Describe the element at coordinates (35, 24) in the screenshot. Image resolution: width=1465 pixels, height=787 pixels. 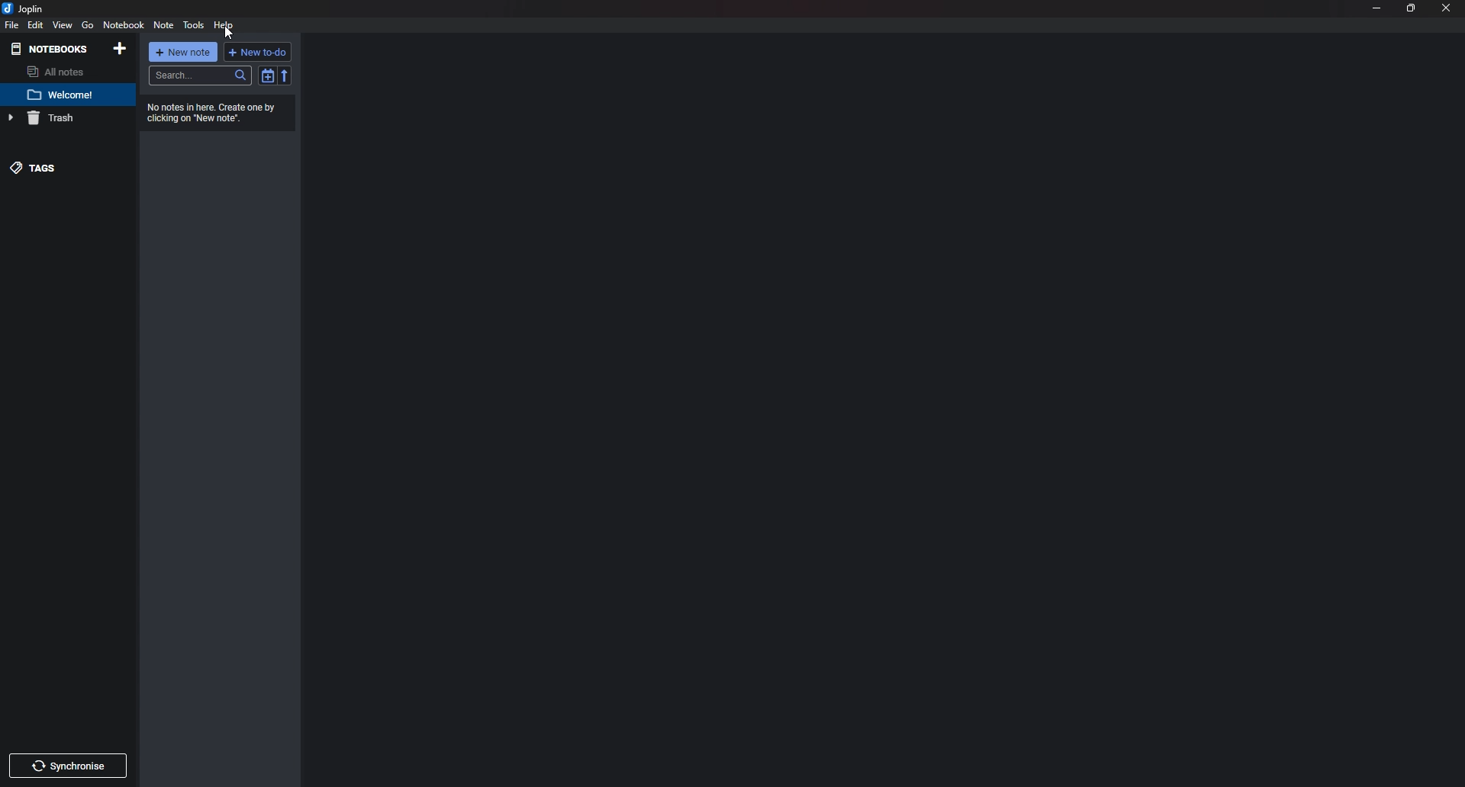
I see `edit` at that location.